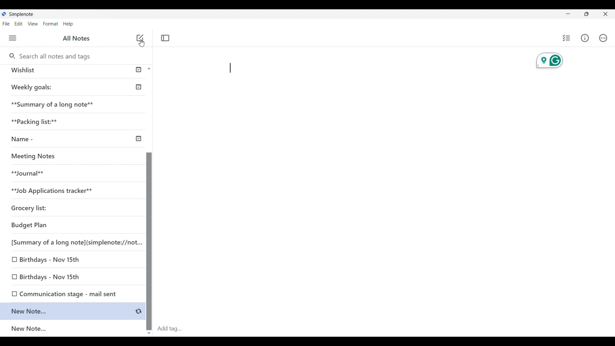 This screenshot has height=346, width=615. I want to click on [Summary of a long note](simplenote://not..., so click(72, 241).